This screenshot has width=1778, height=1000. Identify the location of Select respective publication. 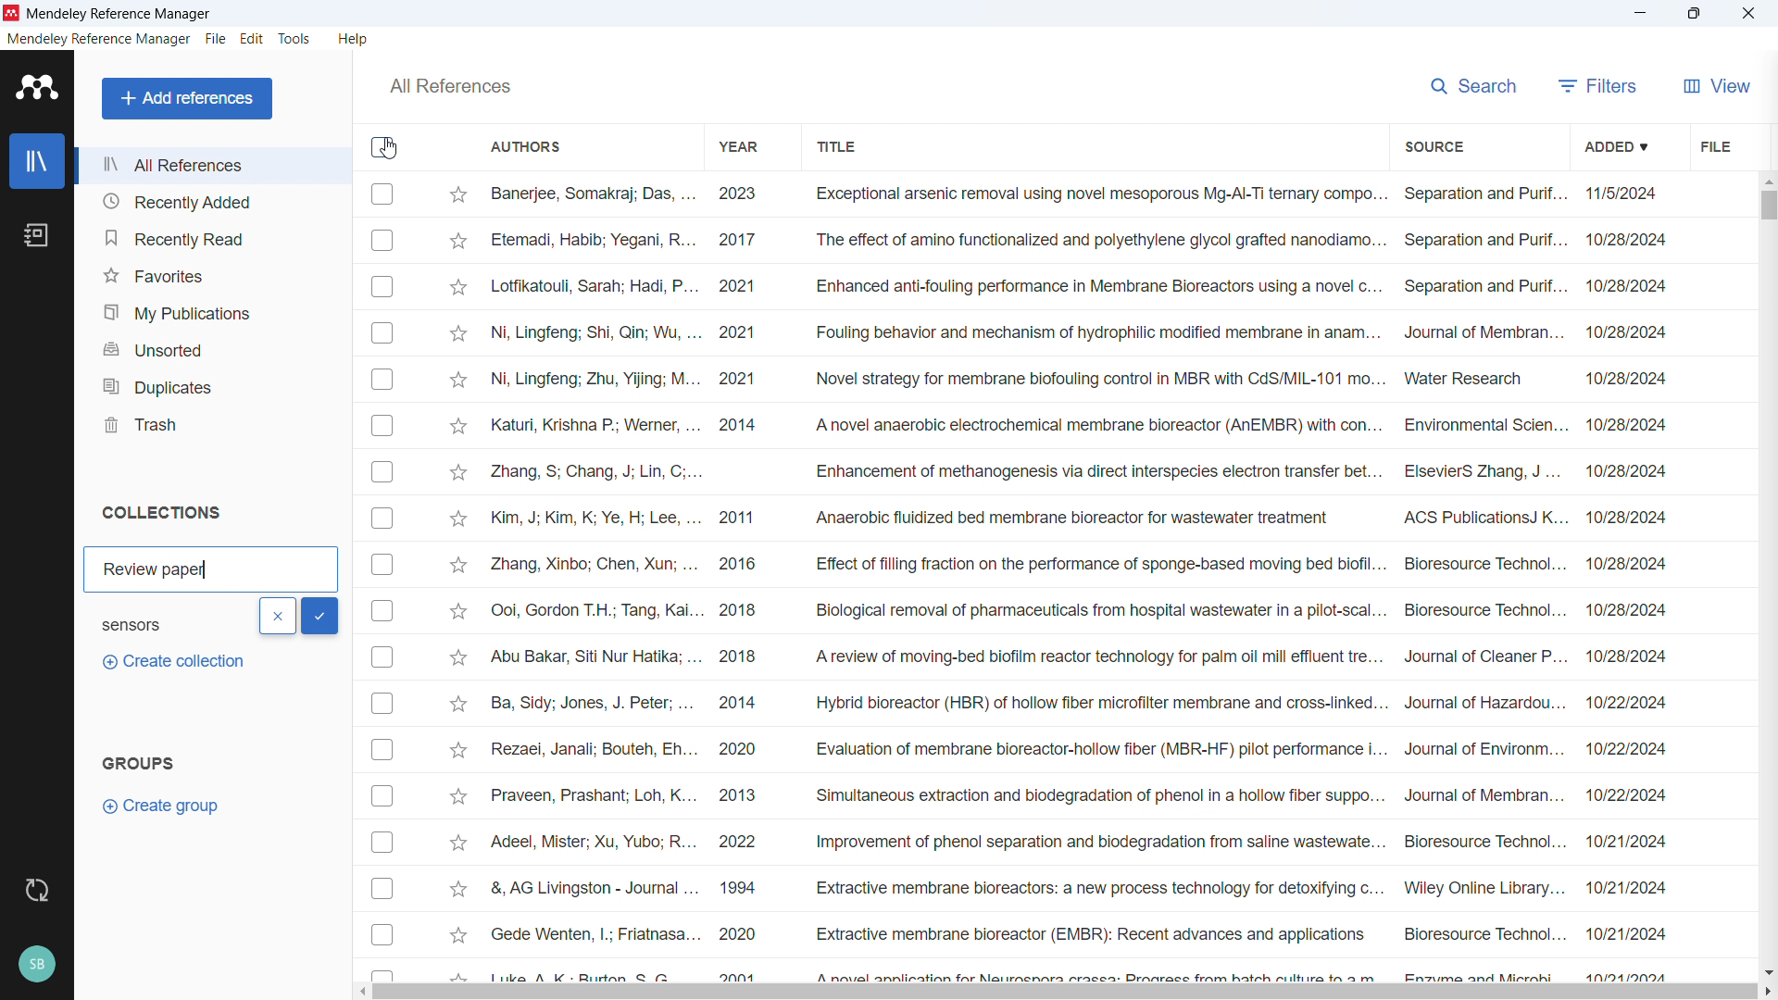
(382, 611).